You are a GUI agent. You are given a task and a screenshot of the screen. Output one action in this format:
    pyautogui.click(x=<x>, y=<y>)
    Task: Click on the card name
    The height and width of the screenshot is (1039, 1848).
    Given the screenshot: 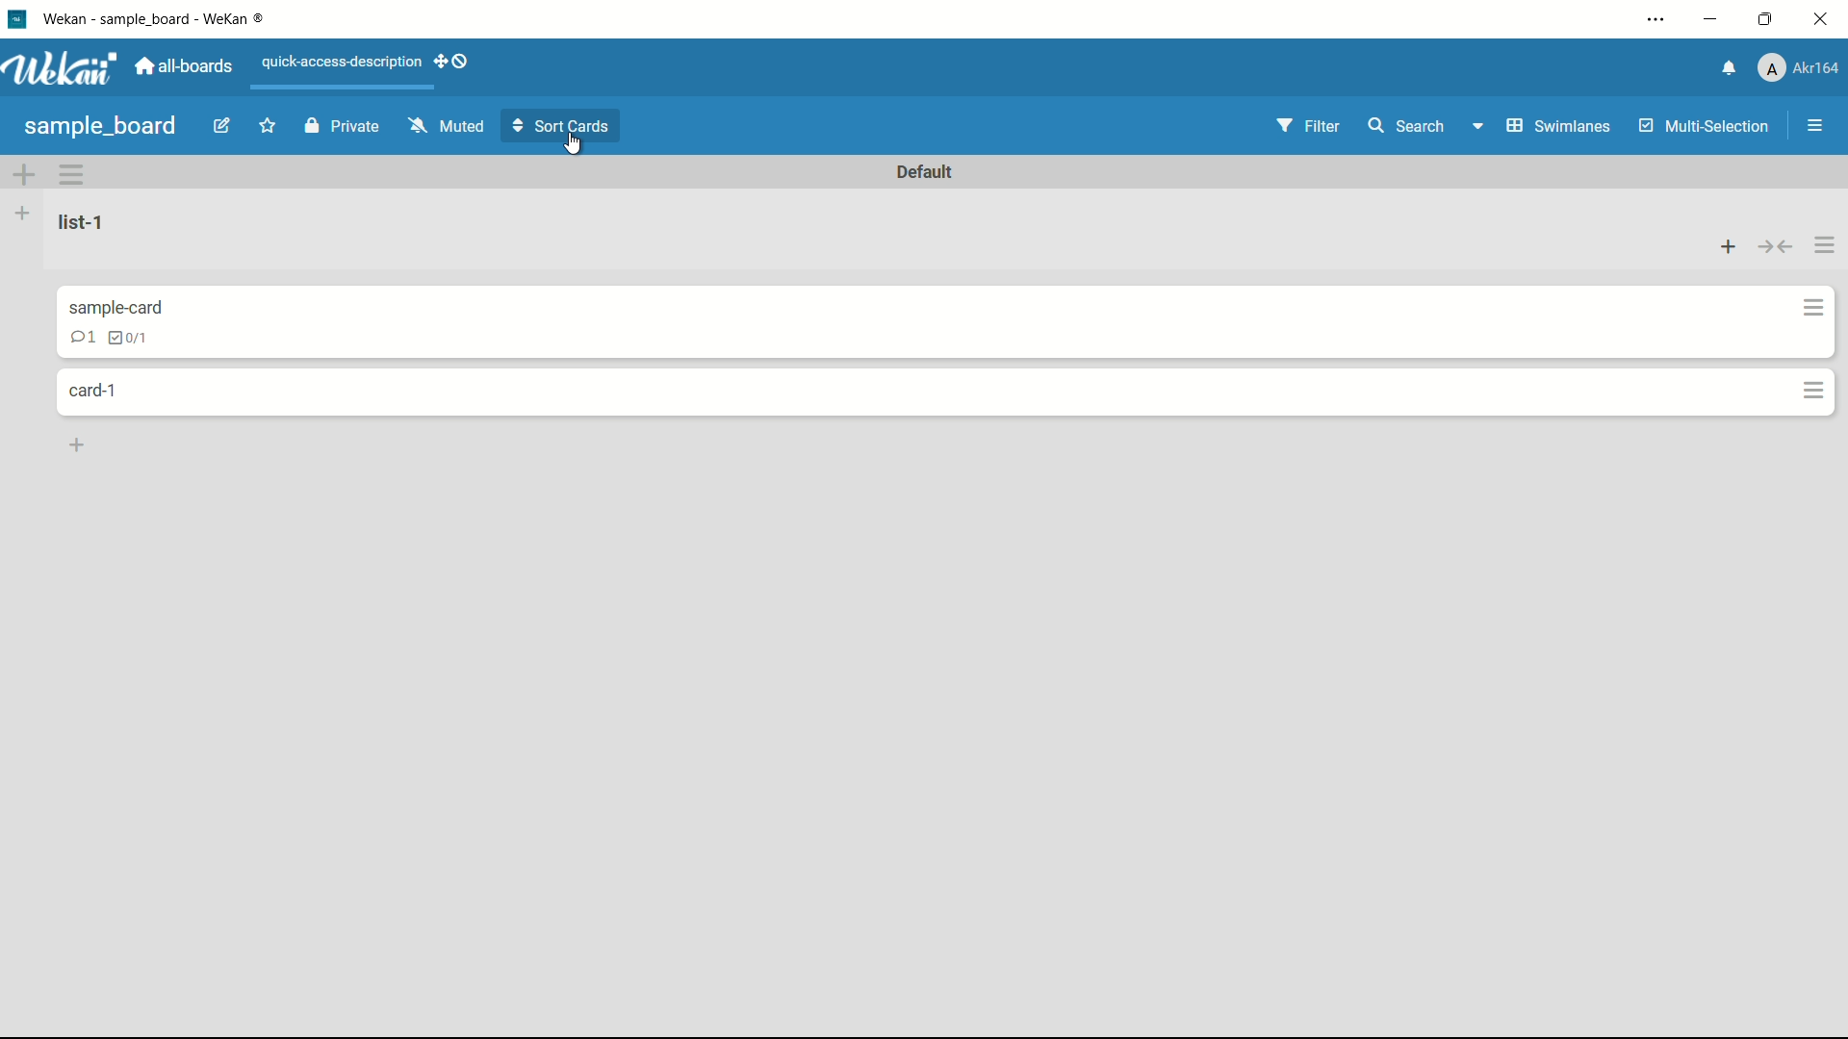 What is the action you would take?
    pyautogui.click(x=100, y=391)
    